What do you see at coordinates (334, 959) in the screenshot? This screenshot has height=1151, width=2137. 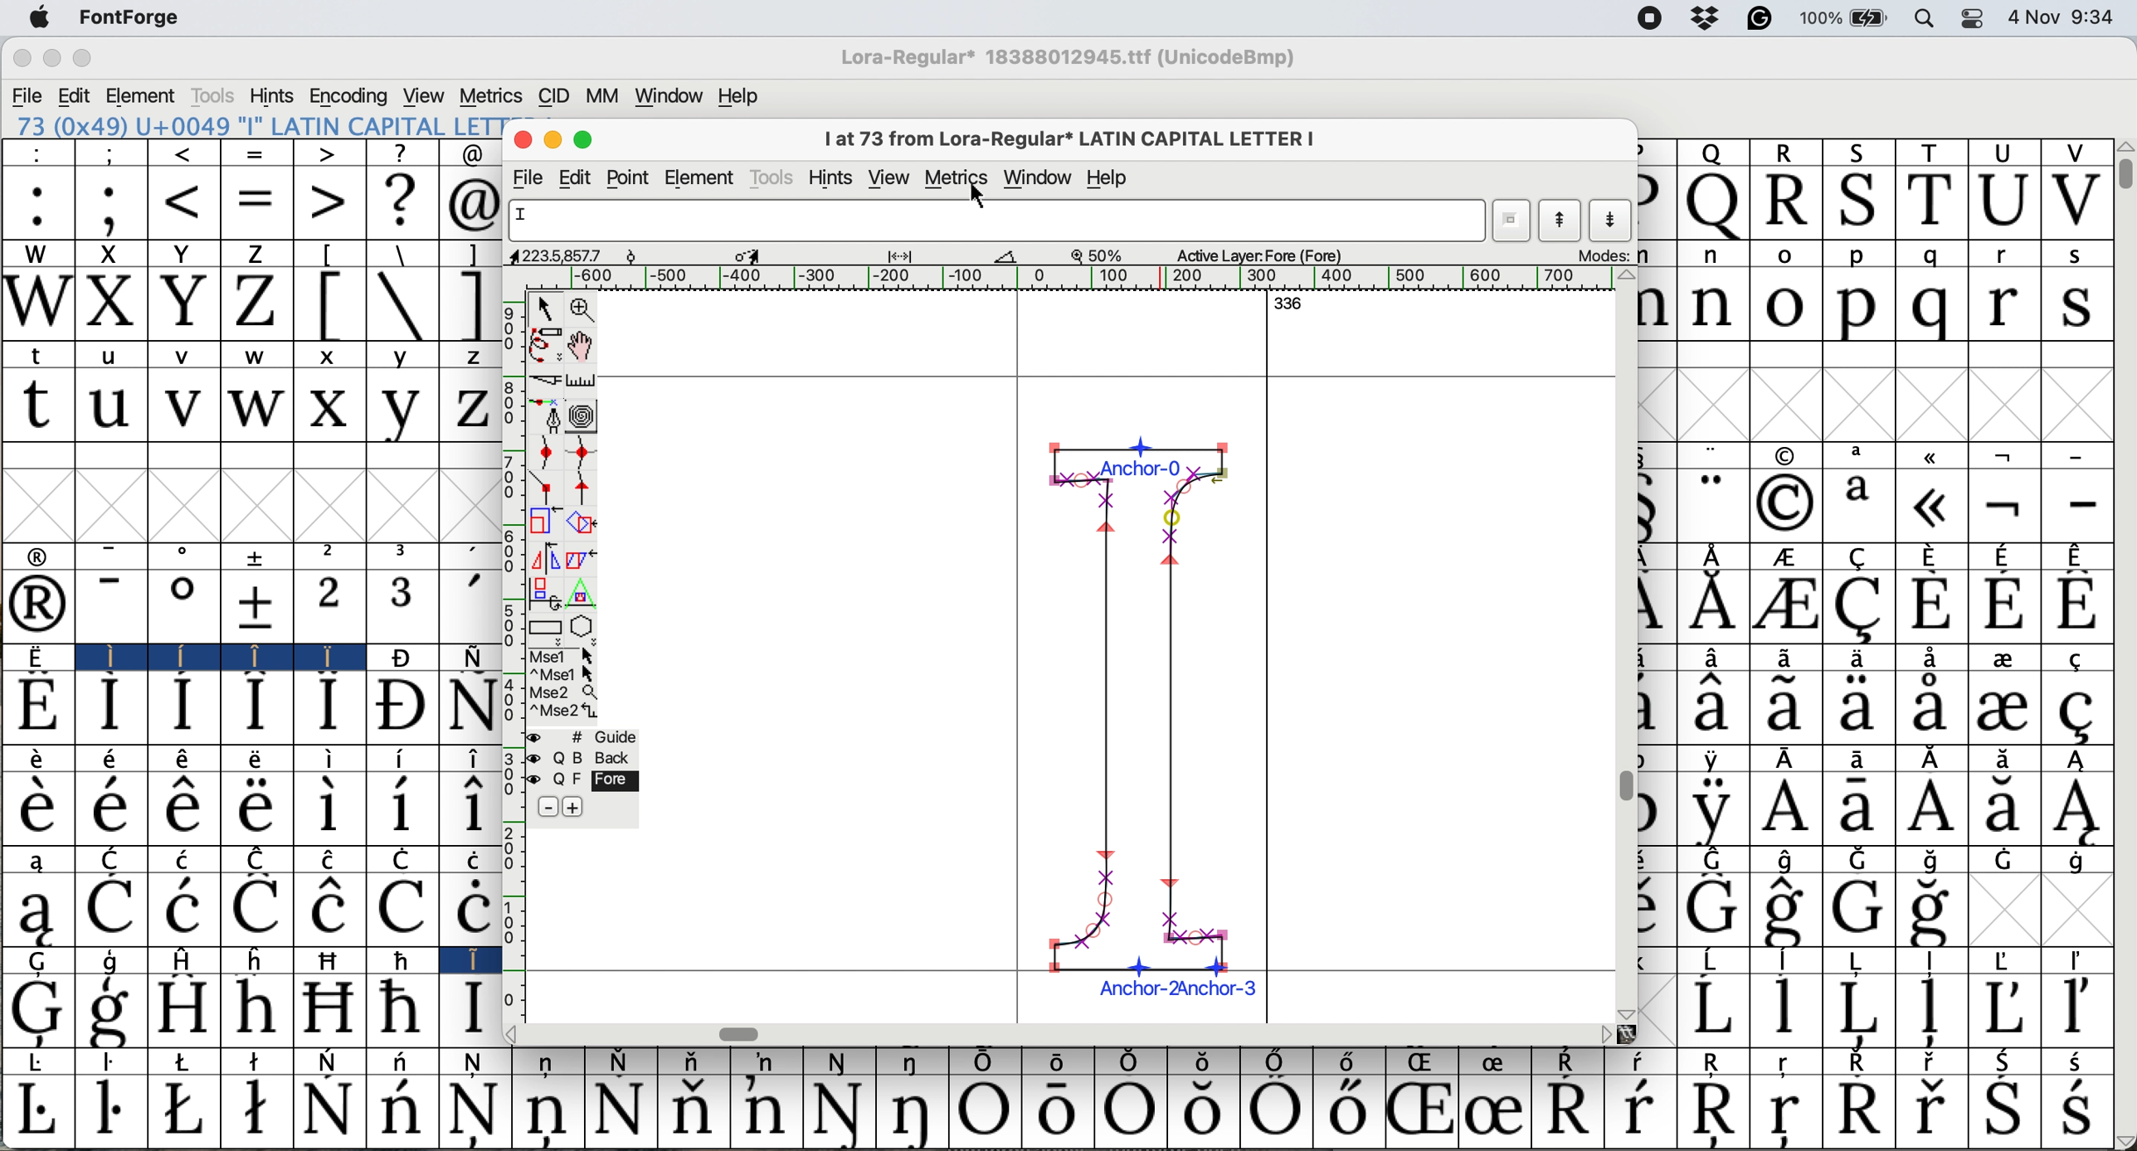 I see `Symbol` at bounding box center [334, 959].